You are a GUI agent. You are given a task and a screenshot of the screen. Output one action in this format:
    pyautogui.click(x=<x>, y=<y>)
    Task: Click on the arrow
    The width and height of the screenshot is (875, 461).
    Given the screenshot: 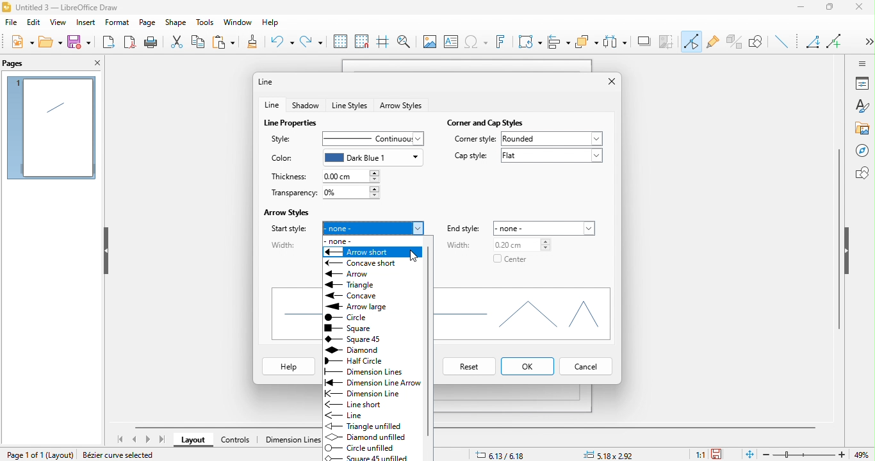 What is the action you would take?
    pyautogui.click(x=353, y=272)
    